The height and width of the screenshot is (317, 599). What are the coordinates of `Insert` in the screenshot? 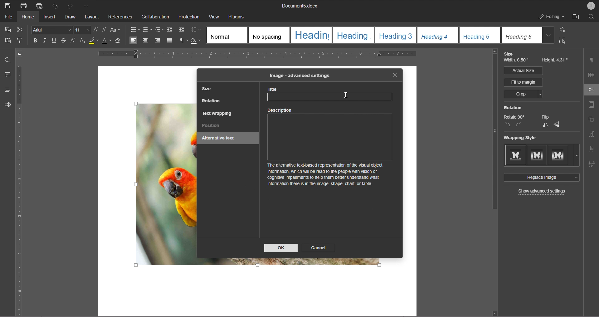 It's located at (50, 17).